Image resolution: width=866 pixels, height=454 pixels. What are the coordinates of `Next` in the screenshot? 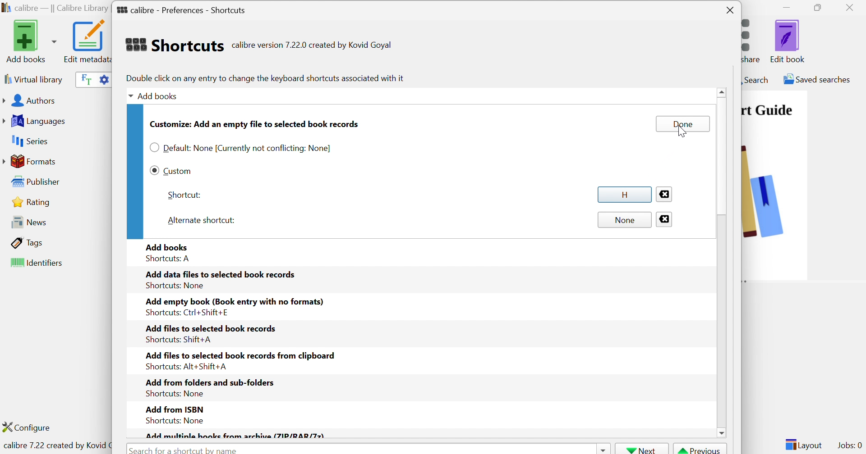 It's located at (642, 449).